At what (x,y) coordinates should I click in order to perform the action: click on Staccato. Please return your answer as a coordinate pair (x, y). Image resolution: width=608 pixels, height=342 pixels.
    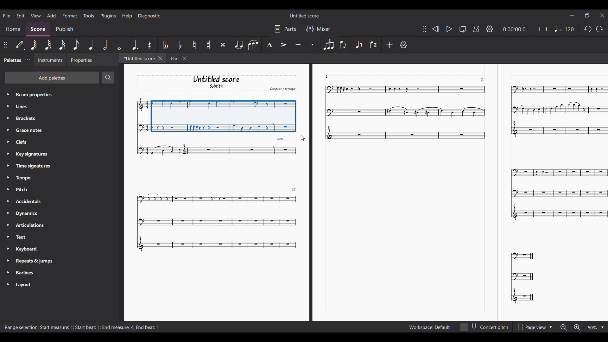
    Looking at the image, I should click on (312, 44).